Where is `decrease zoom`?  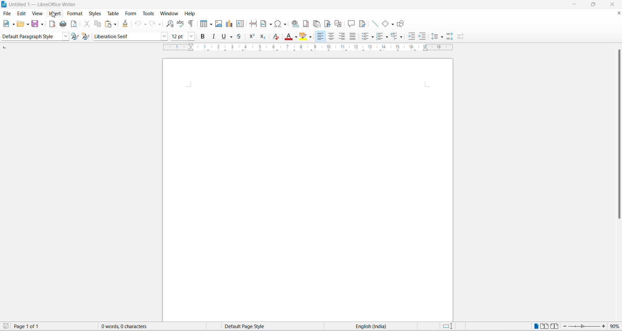 decrease zoom is located at coordinates (564, 326).